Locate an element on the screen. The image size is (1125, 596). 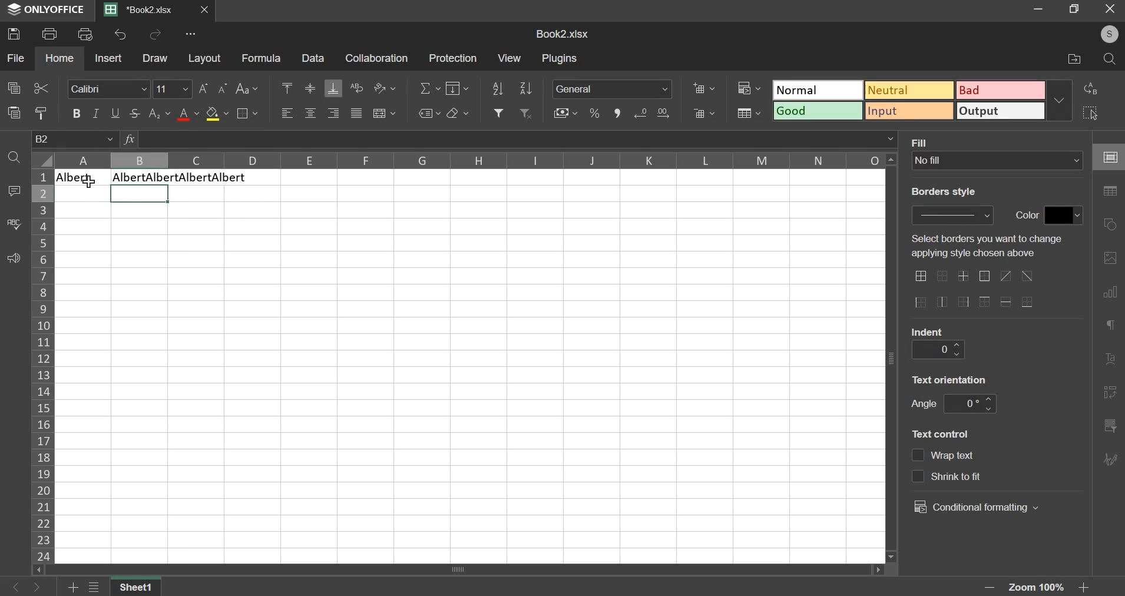
user's account is located at coordinates (1107, 32).